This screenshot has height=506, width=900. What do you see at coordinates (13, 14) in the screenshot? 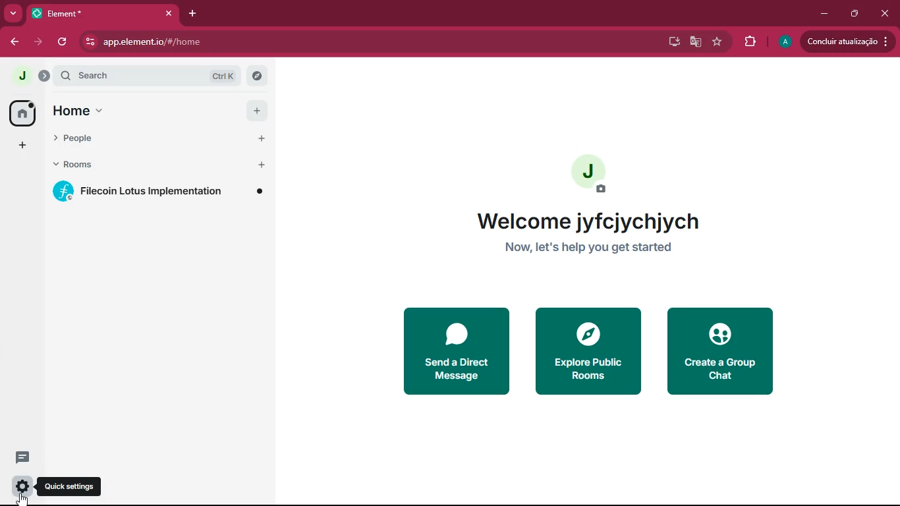
I see `more` at bounding box center [13, 14].